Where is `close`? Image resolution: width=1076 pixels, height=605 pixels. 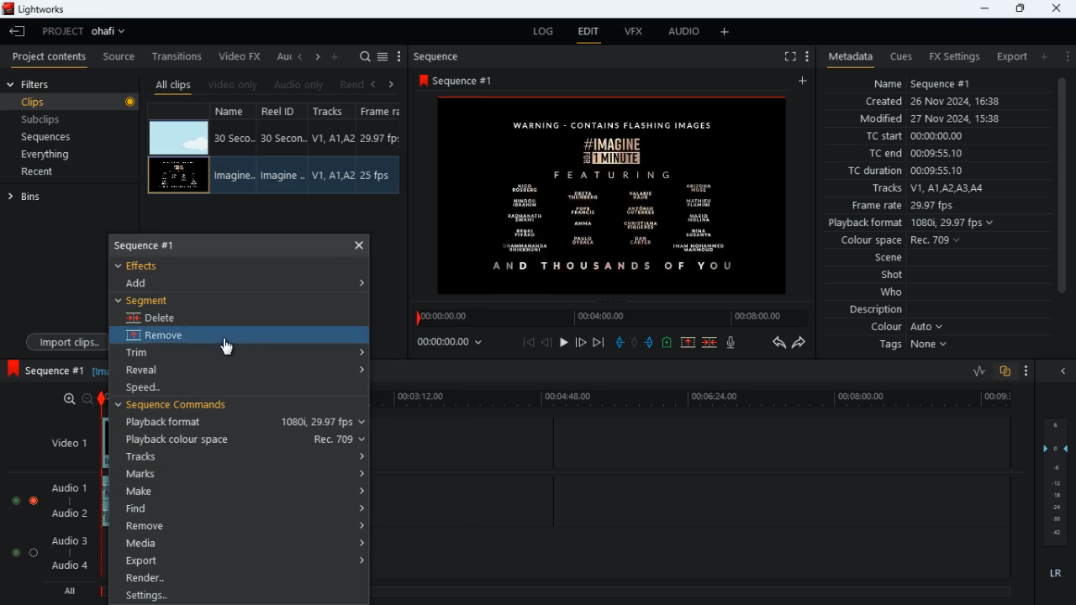 close is located at coordinates (1061, 371).